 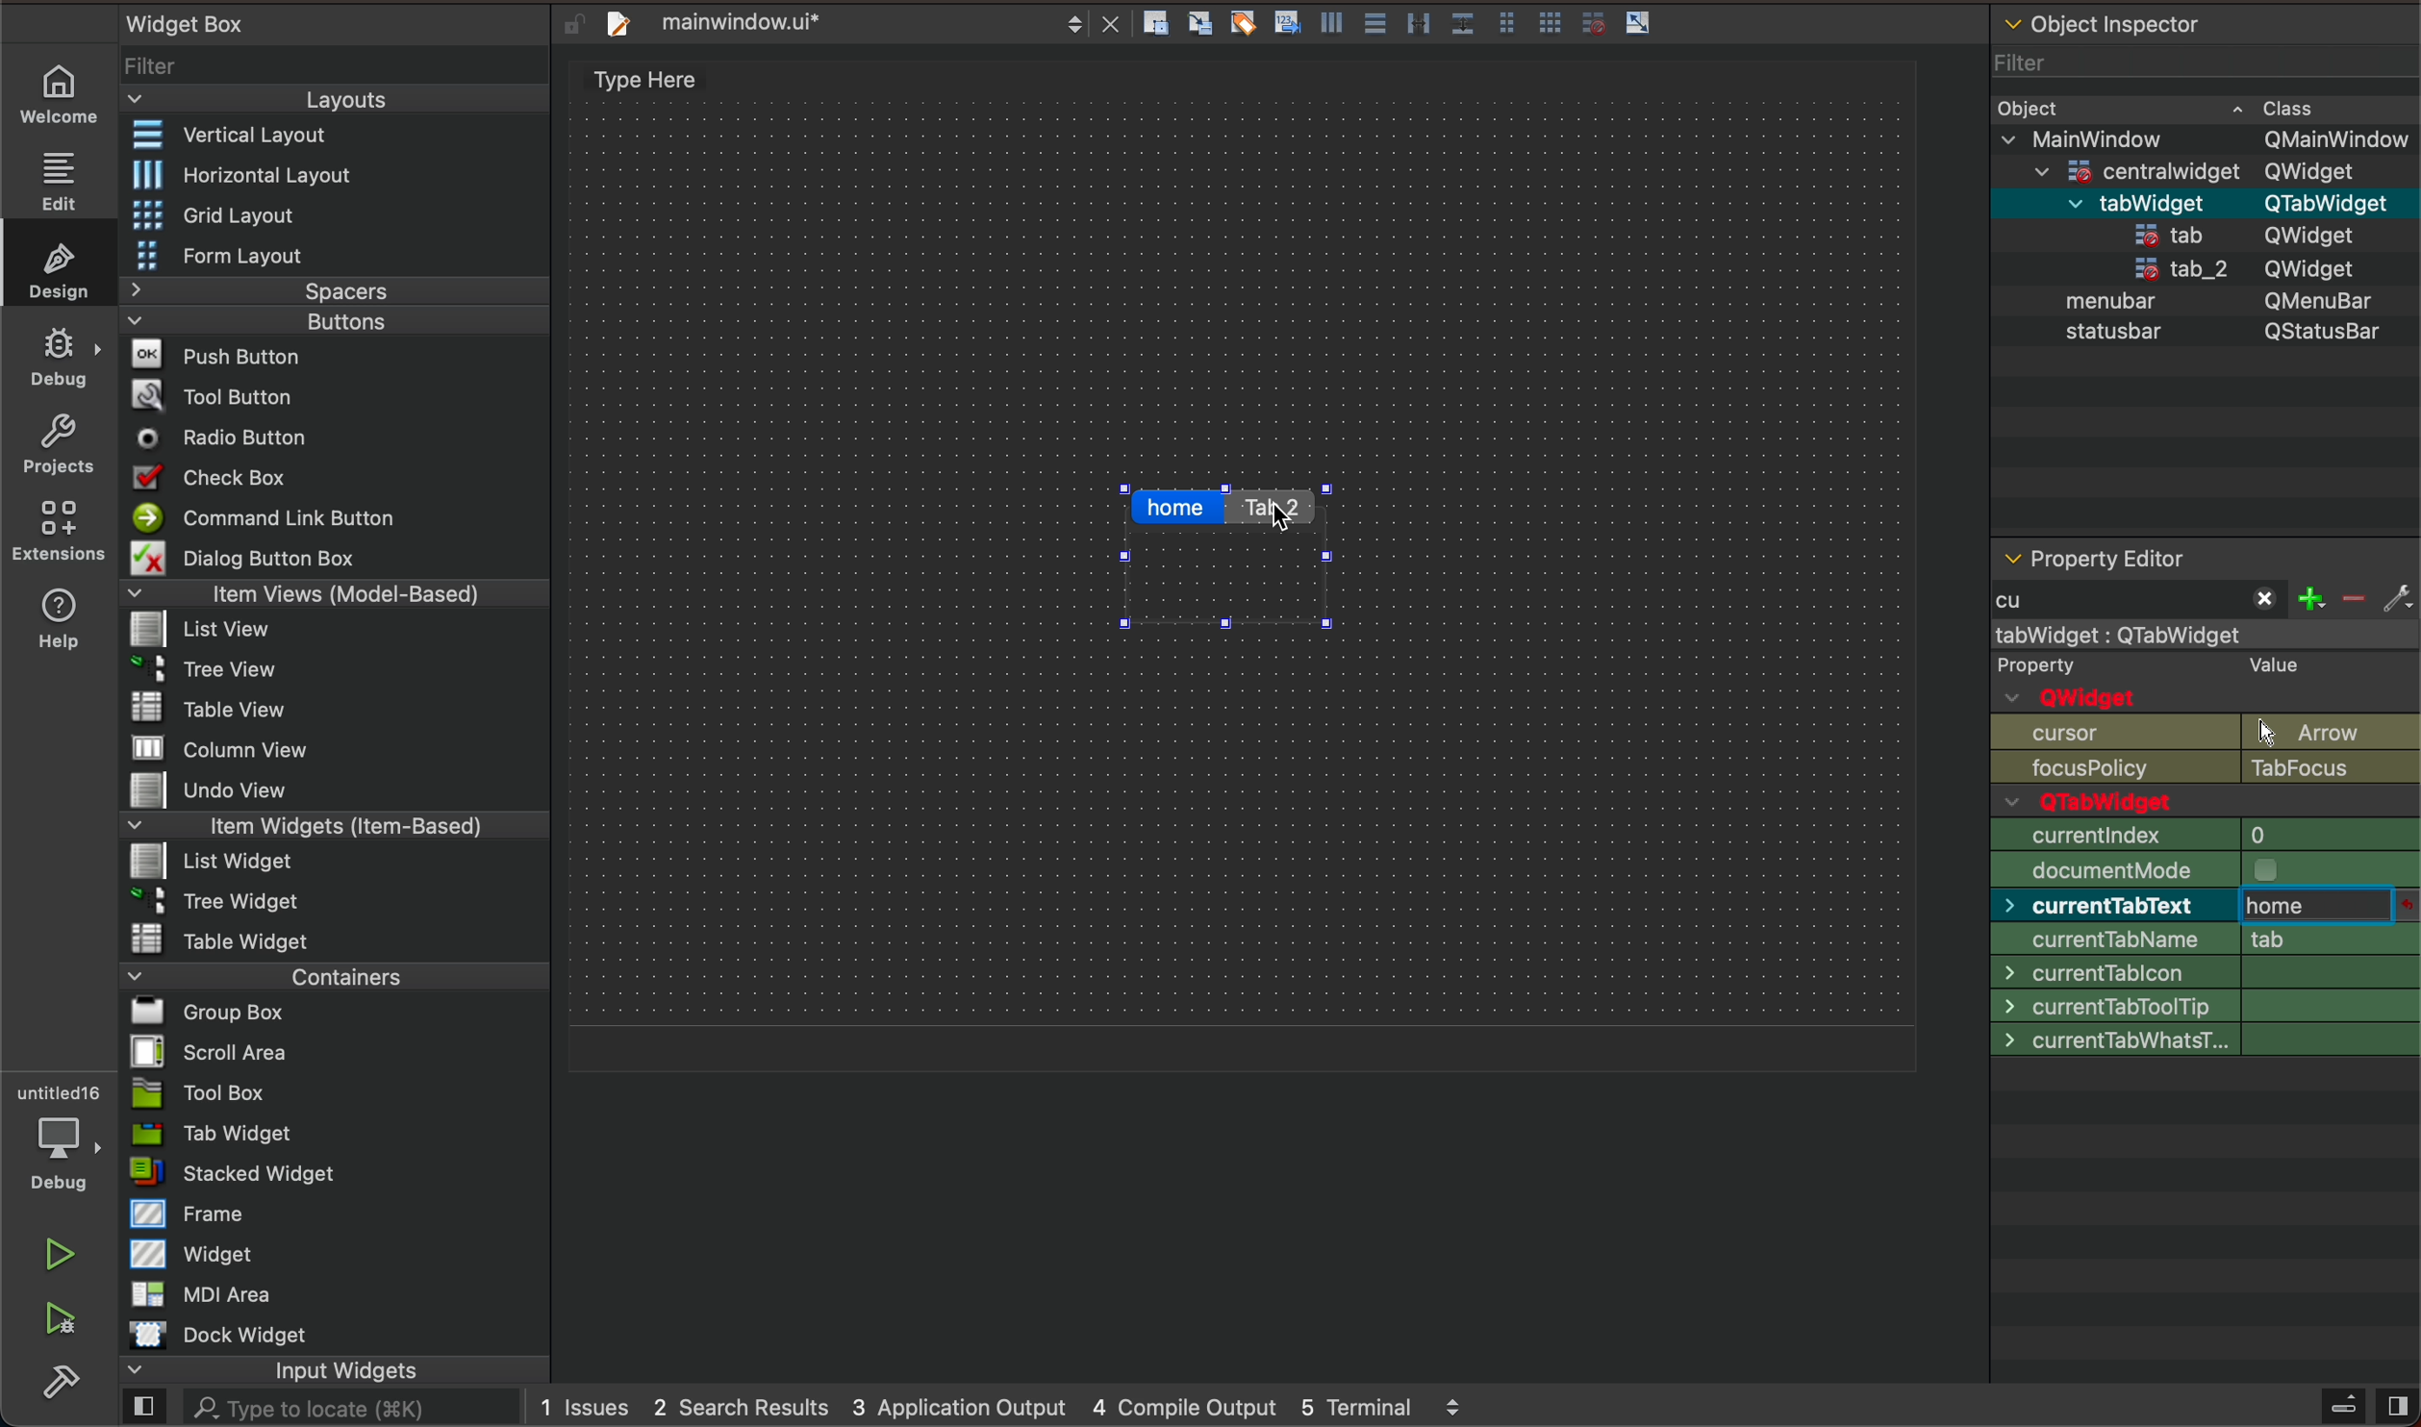 What do you see at coordinates (2201, 201) in the screenshot?
I see `menubar QMenuBar` at bounding box center [2201, 201].